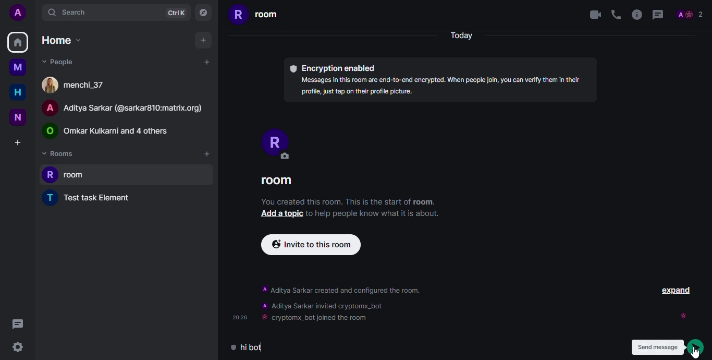  I want to click on room, so click(263, 16).